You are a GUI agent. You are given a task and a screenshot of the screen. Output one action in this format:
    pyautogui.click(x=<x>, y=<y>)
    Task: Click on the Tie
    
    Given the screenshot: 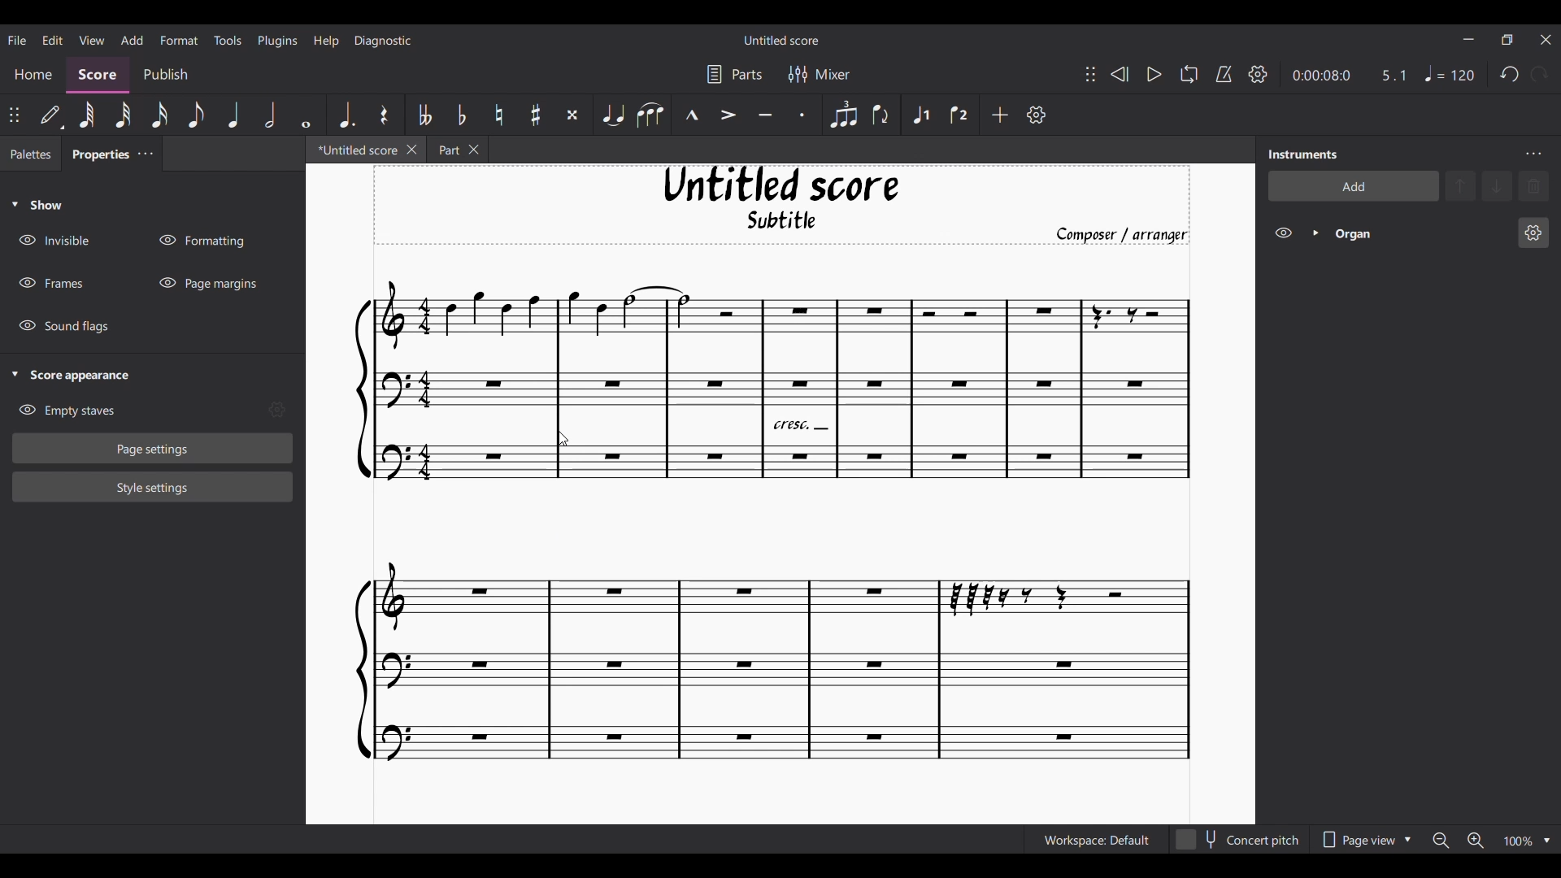 What is the action you would take?
    pyautogui.click(x=612, y=115)
    